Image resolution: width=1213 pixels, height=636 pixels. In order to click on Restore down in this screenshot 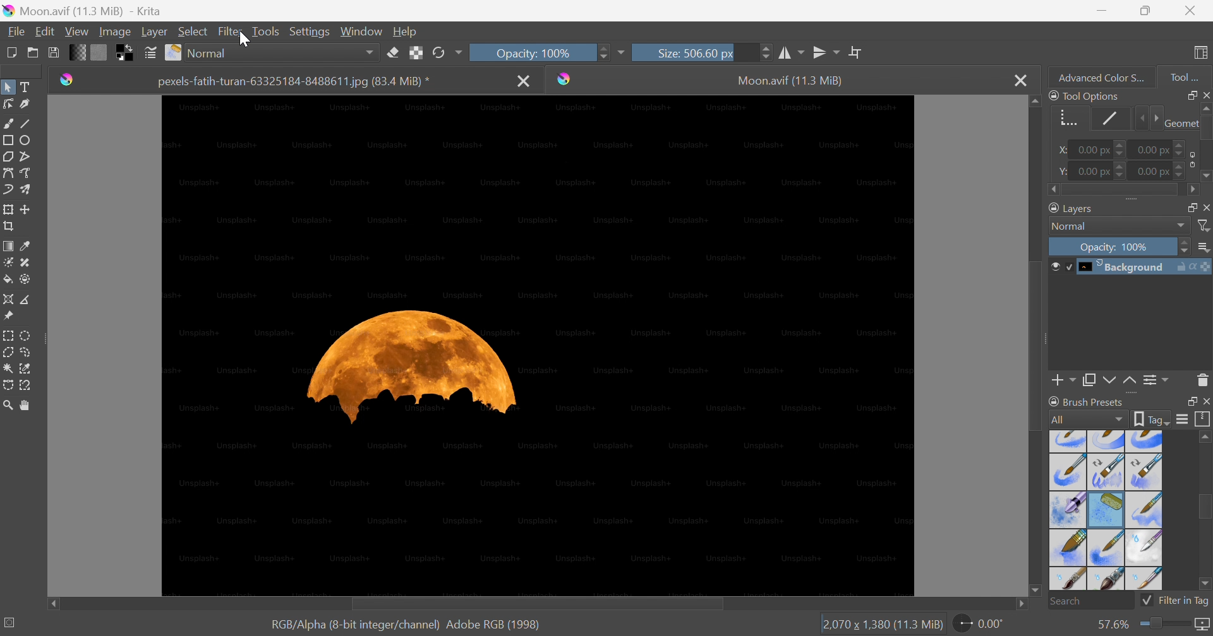, I will do `click(1187, 401)`.